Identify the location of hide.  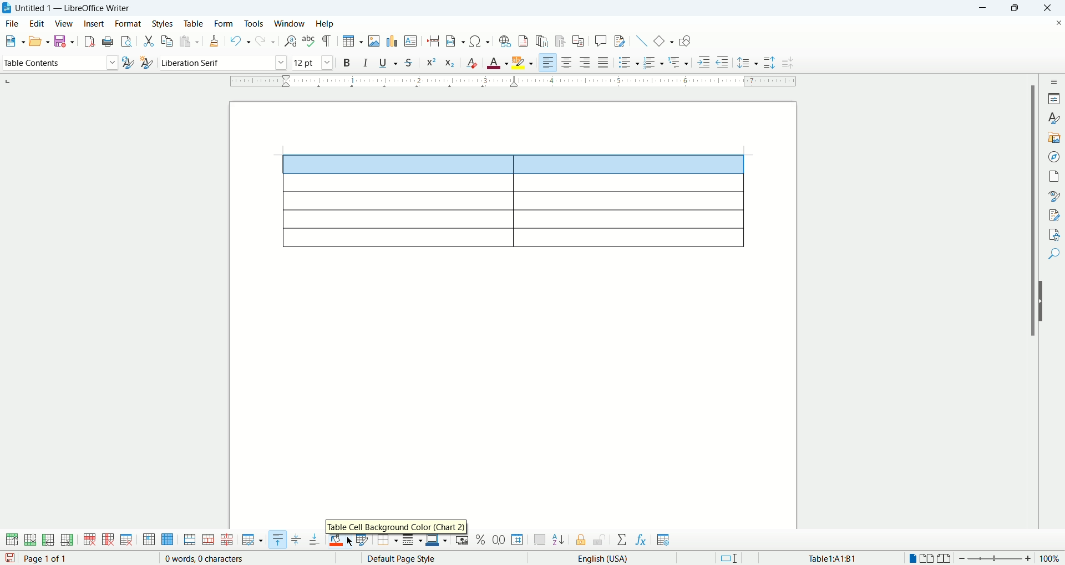
(1044, 301).